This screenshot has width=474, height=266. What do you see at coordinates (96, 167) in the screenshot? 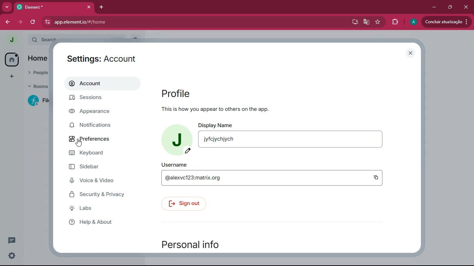
I see `sidebar` at bounding box center [96, 167].